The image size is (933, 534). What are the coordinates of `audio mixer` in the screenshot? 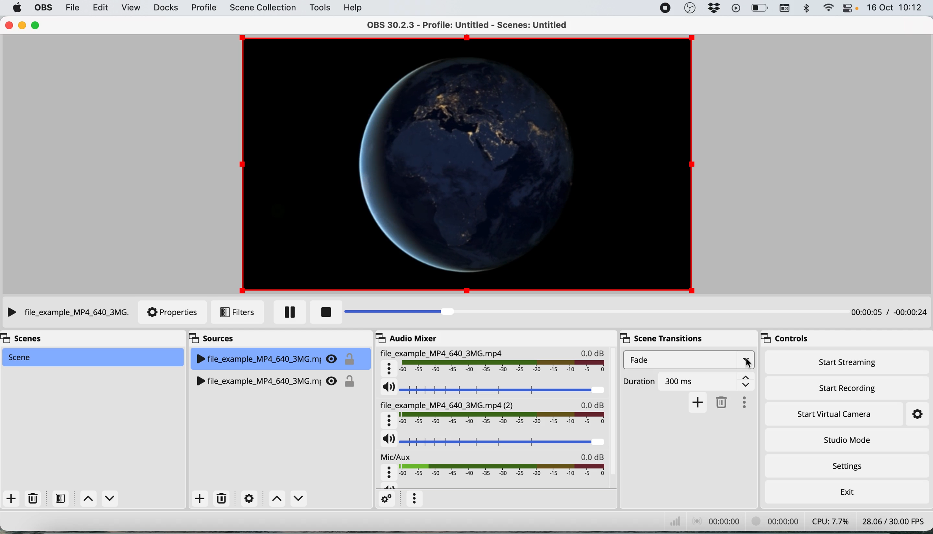 It's located at (405, 337).